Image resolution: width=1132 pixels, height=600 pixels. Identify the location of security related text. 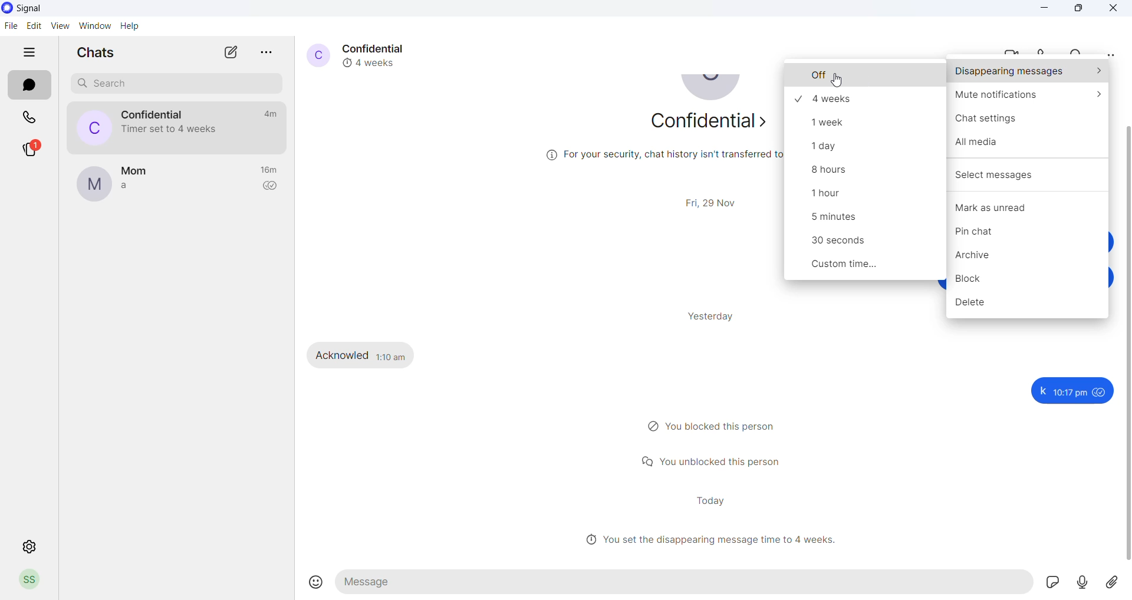
(646, 159).